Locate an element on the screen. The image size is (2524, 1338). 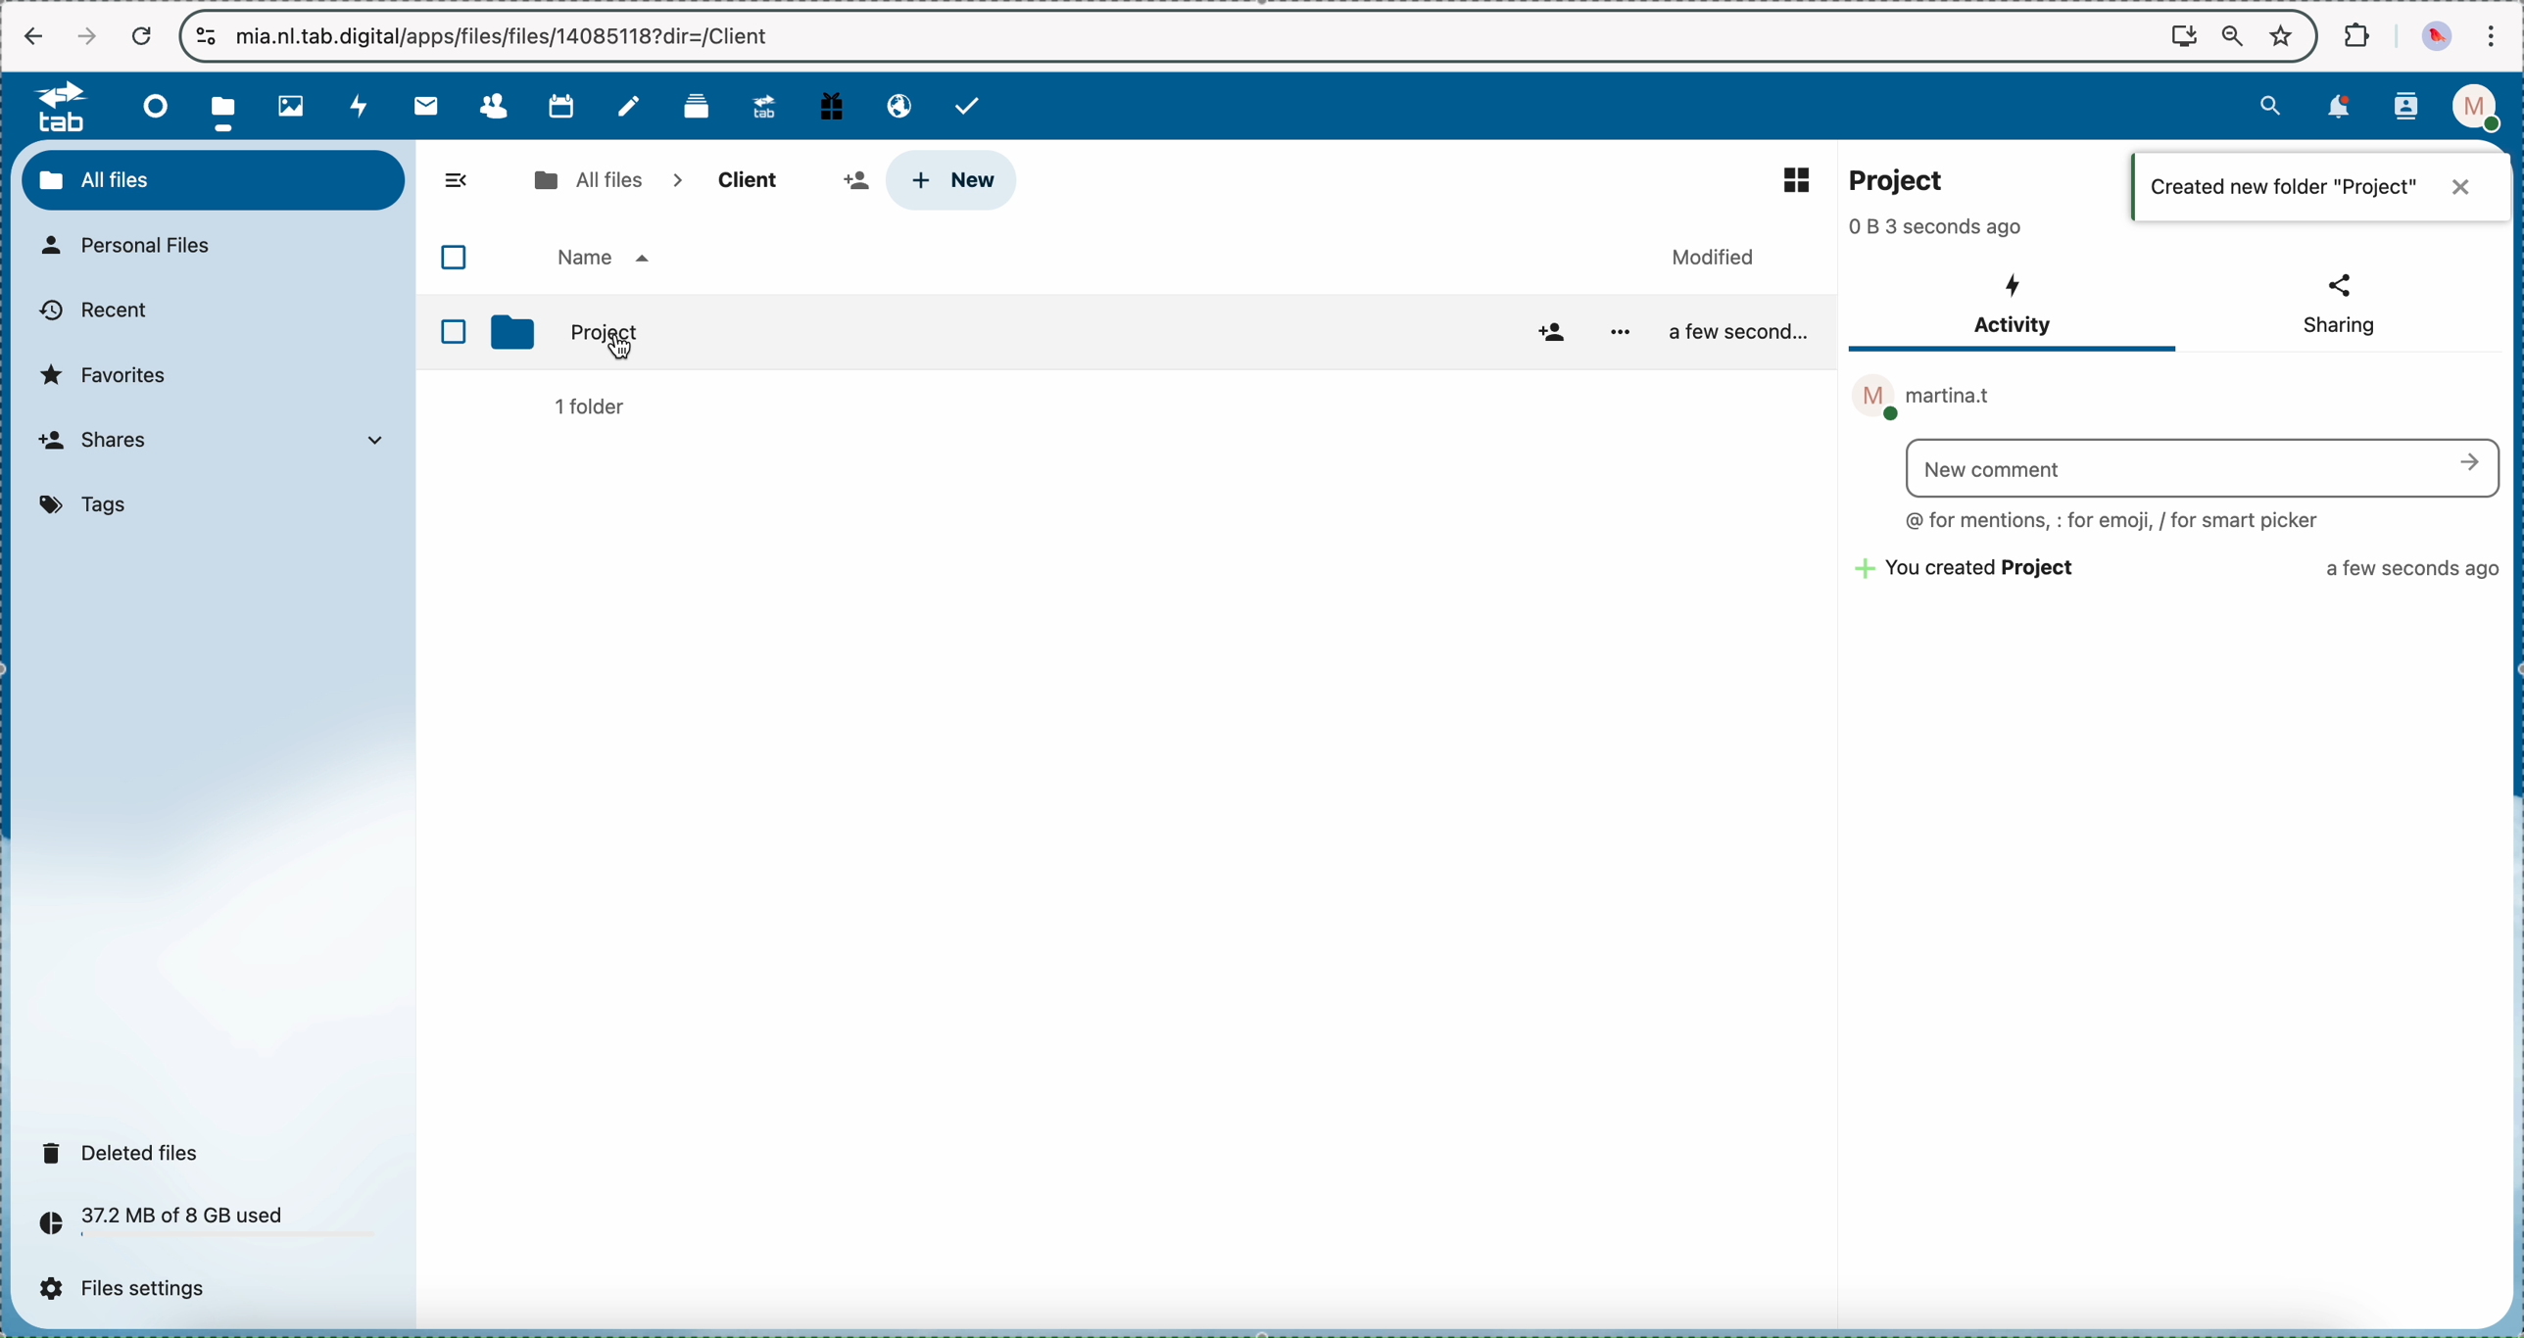
client is located at coordinates (740, 181).